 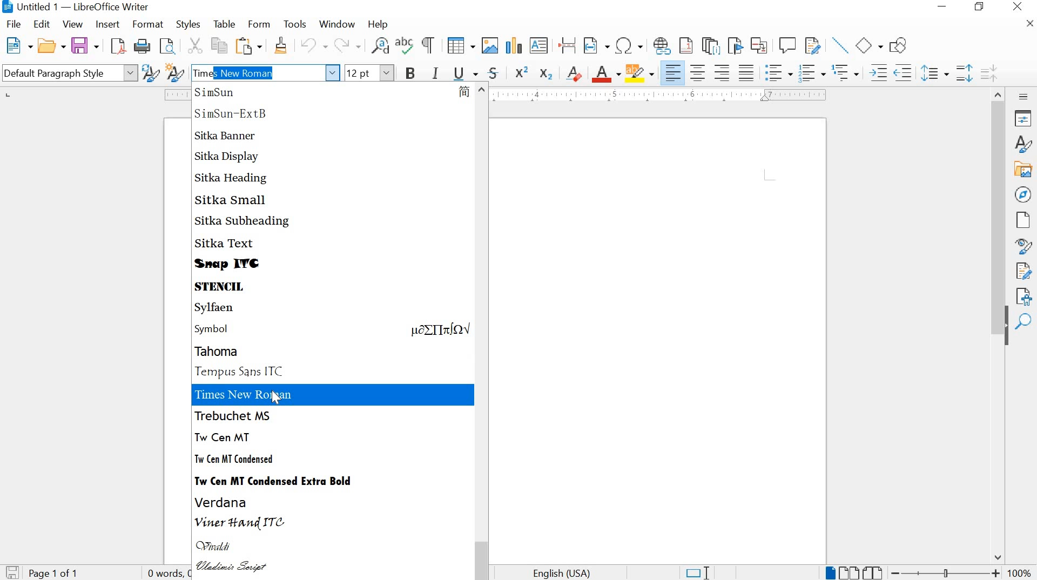 I want to click on MANAGE CHANGES, so click(x=1025, y=270).